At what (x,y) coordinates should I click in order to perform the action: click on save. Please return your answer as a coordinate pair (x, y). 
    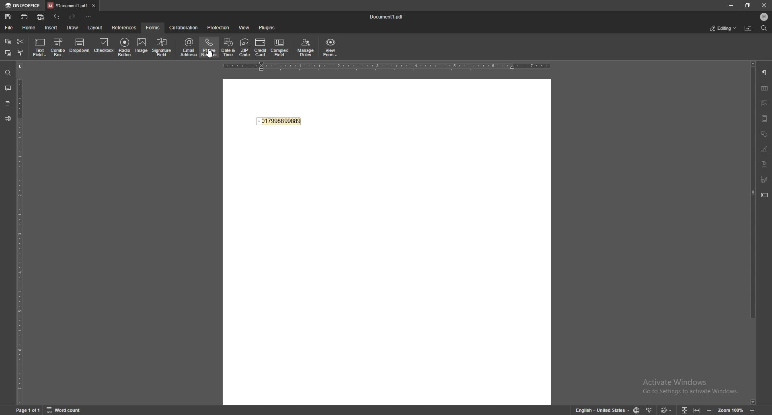
    Looking at the image, I should click on (8, 17).